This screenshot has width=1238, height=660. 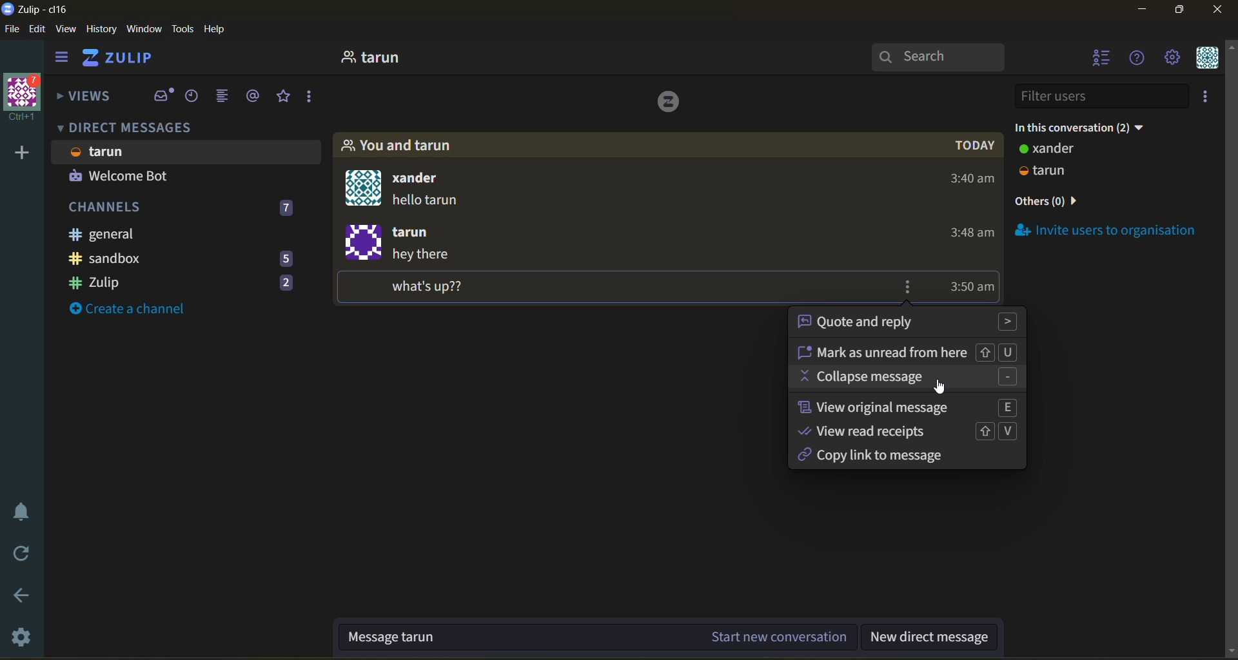 What do you see at coordinates (975, 289) in the screenshot?
I see `message timestamp` at bounding box center [975, 289].